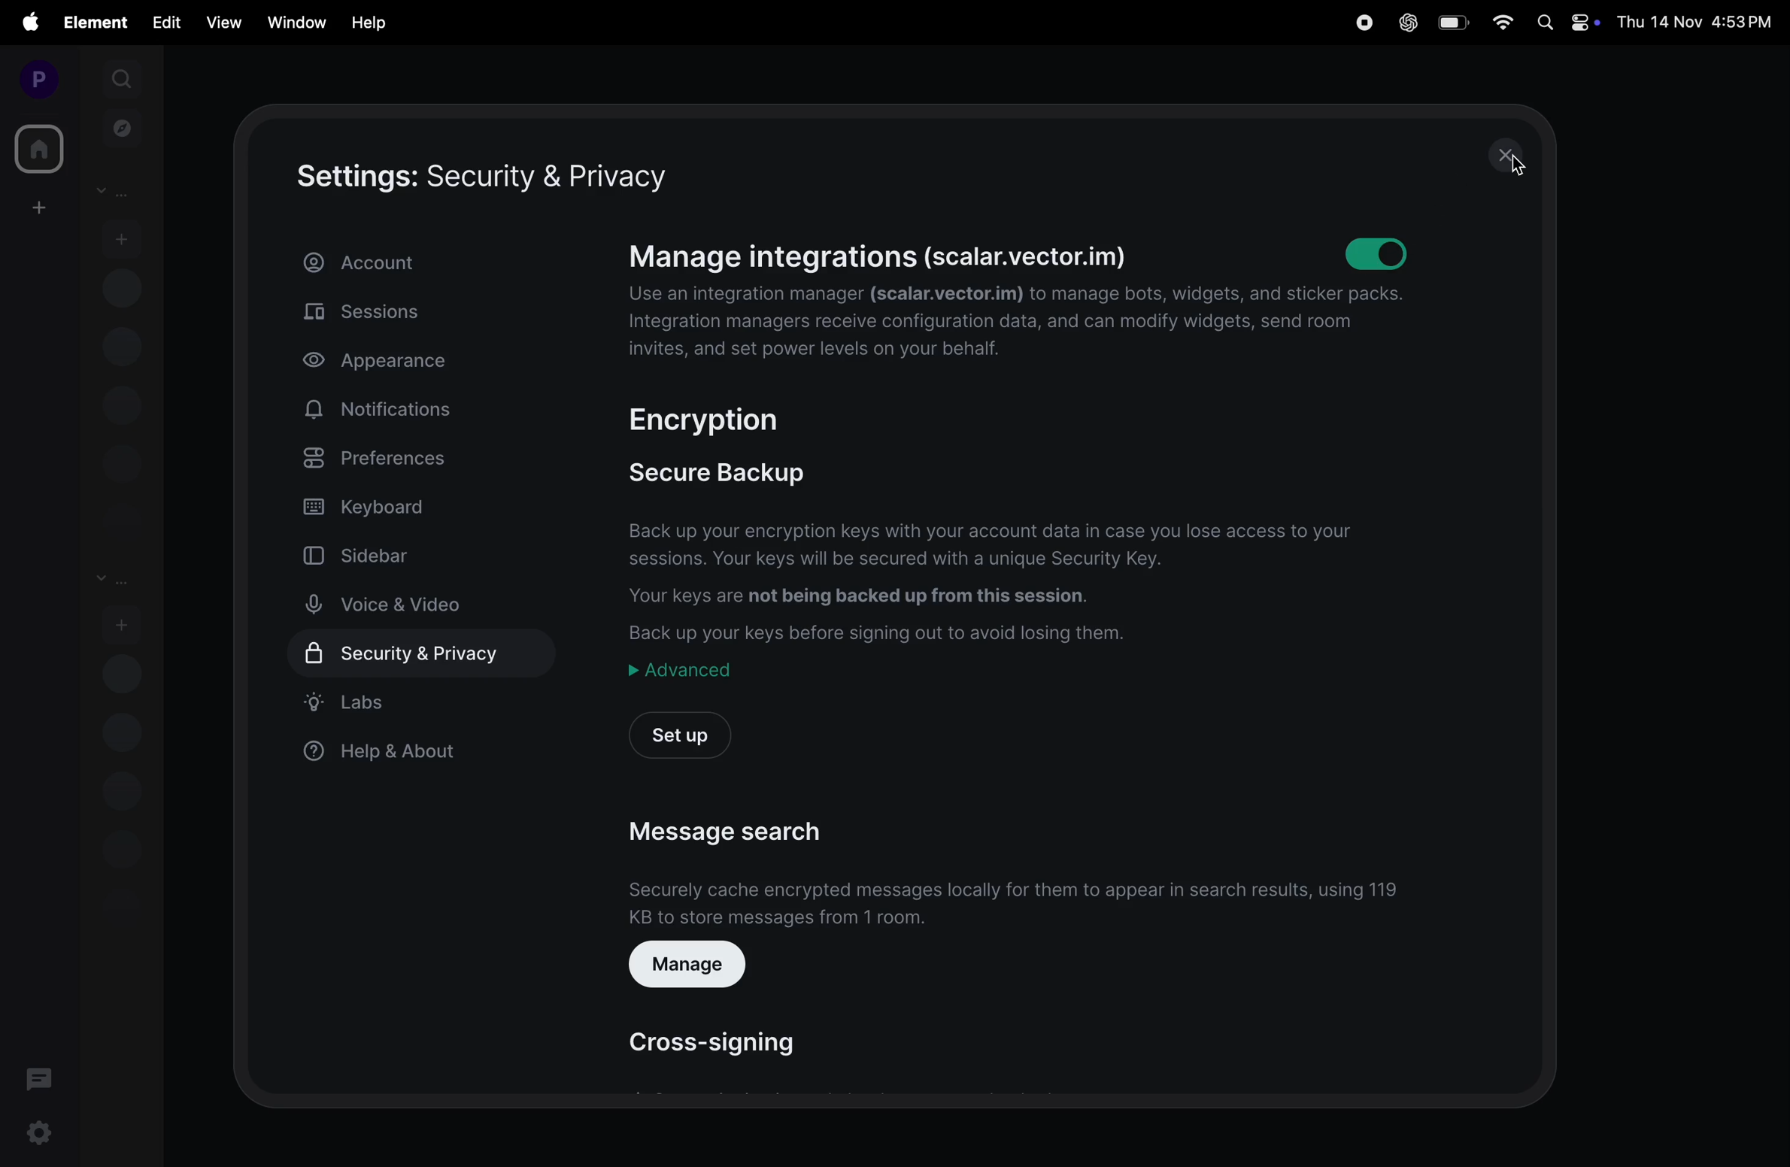  What do you see at coordinates (893, 256) in the screenshot?
I see `manage integrations (scalar.vector.im)` at bounding box center [893, 256].